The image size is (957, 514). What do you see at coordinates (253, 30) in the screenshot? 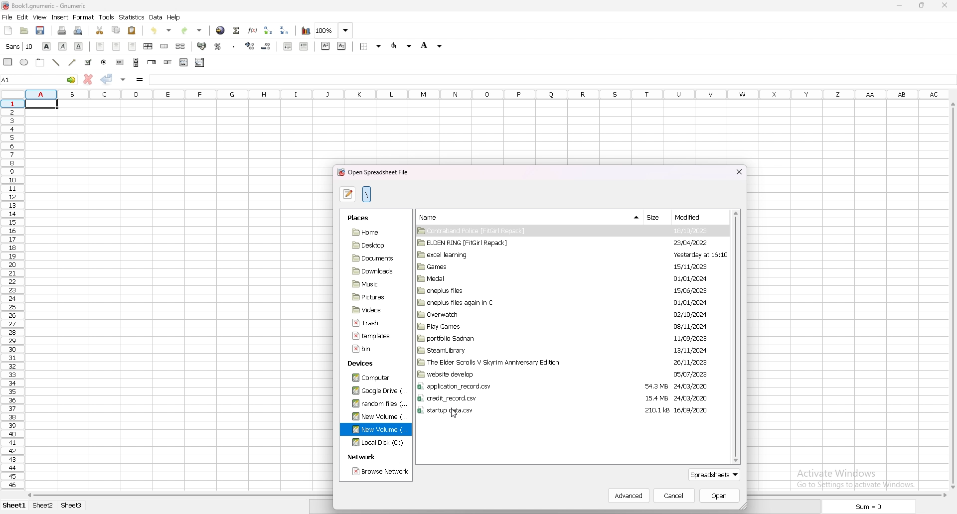
I see `function` at bounding box center [253, 30].